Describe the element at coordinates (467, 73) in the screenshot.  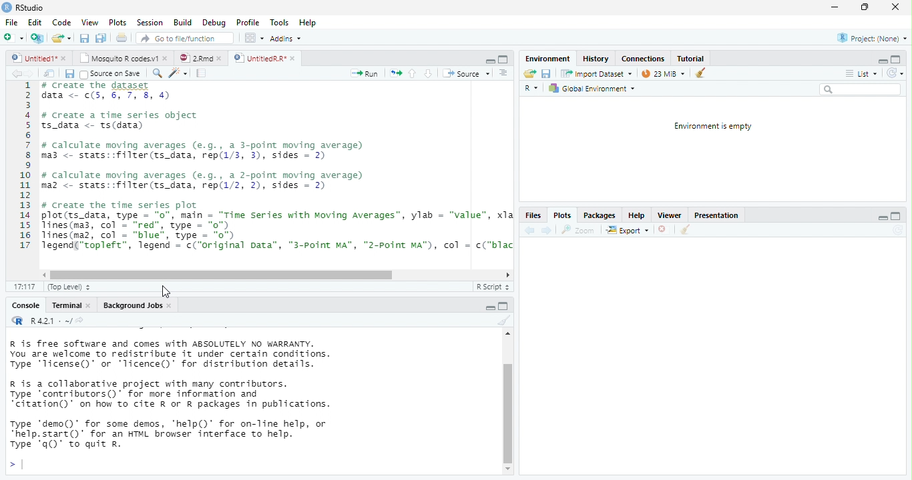
I see `‘Source` at that location.